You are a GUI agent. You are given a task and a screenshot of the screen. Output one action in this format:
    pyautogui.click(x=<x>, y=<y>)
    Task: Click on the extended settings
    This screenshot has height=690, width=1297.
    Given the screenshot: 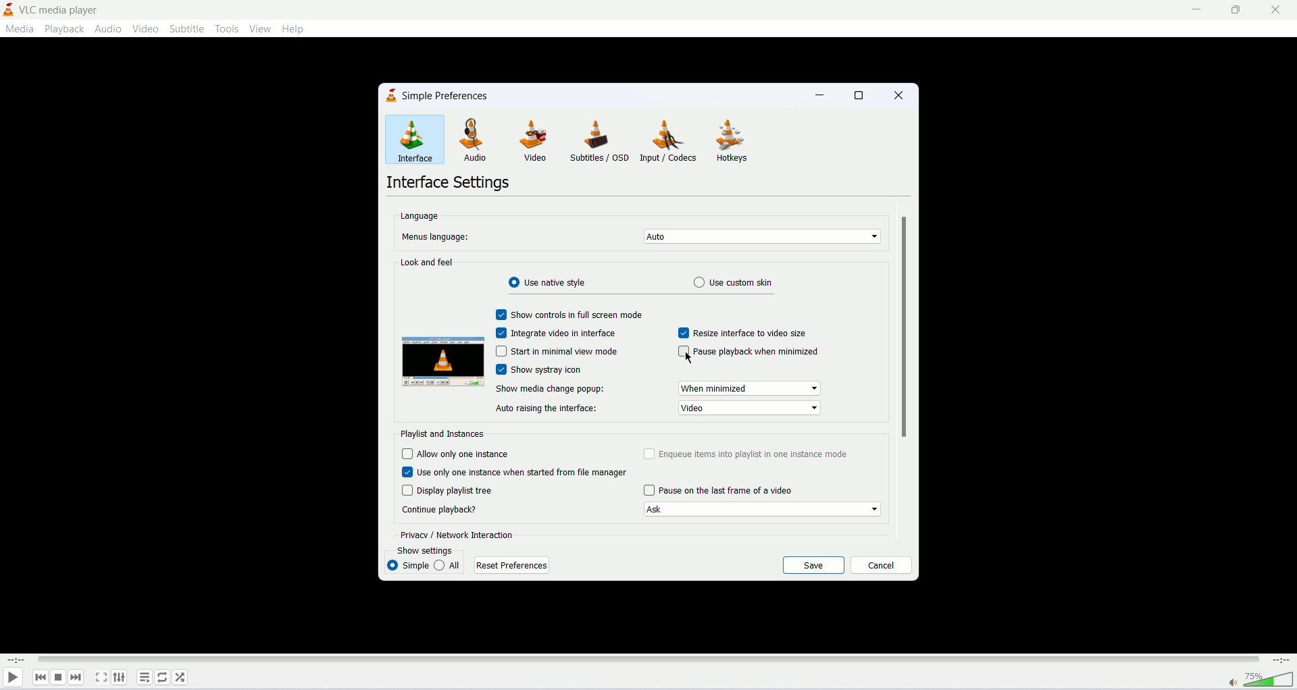 What is the action you would take?
    pyautogui.click(x=123, y=678)
    